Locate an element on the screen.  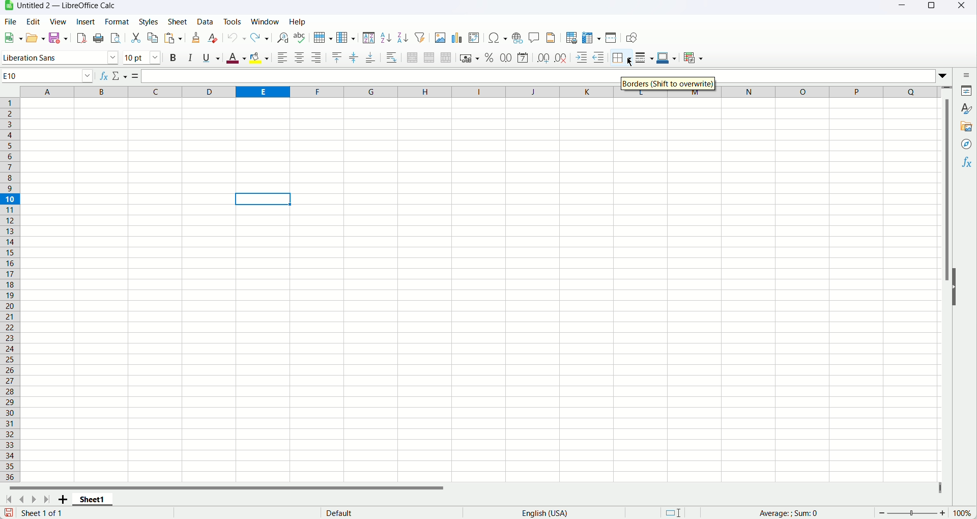
Workspace is located at coordinates (480, 290).